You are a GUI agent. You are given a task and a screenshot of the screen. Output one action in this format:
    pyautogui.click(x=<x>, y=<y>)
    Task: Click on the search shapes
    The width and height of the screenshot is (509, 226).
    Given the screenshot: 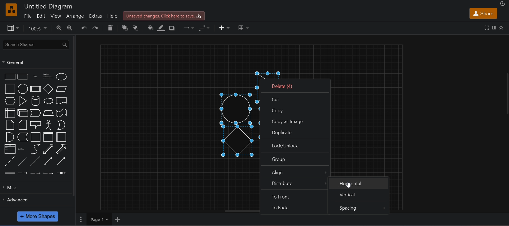 What is the action you would take?
    pyautogui.click(x=35, y=44)
    